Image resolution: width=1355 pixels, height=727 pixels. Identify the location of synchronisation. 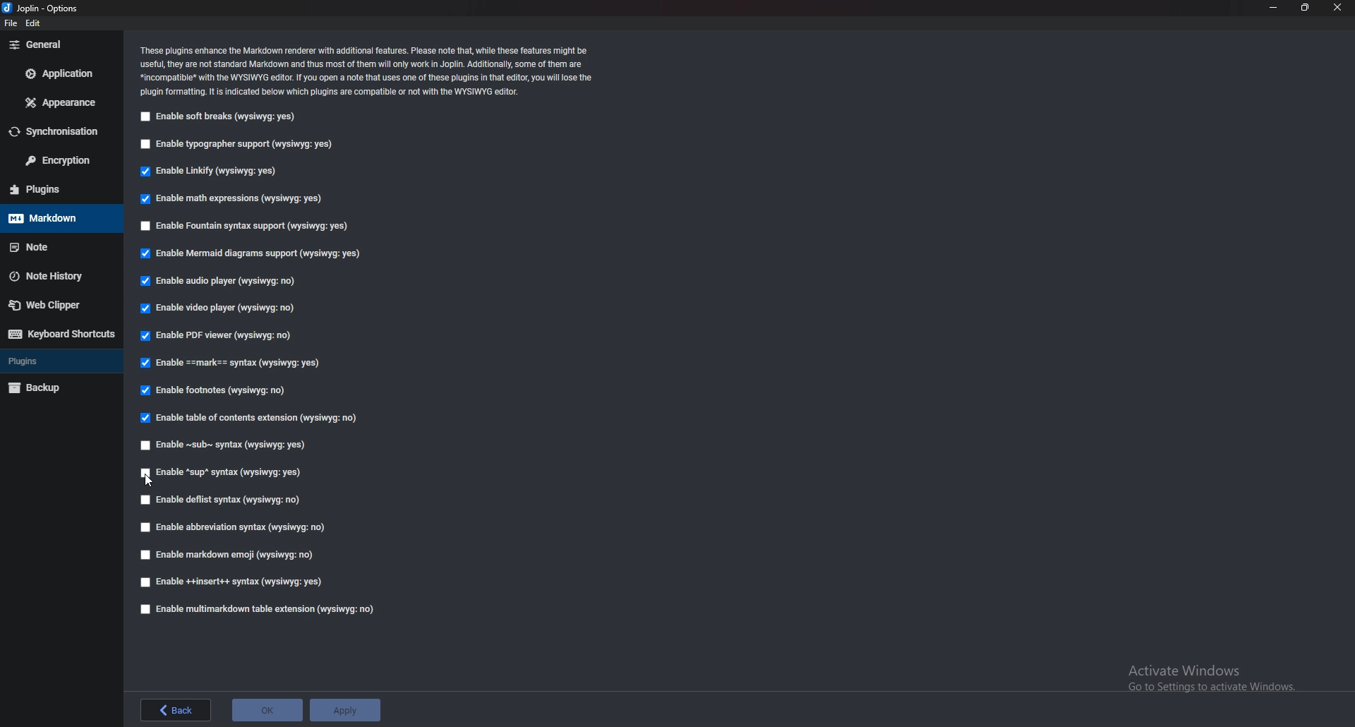
(54, 131).